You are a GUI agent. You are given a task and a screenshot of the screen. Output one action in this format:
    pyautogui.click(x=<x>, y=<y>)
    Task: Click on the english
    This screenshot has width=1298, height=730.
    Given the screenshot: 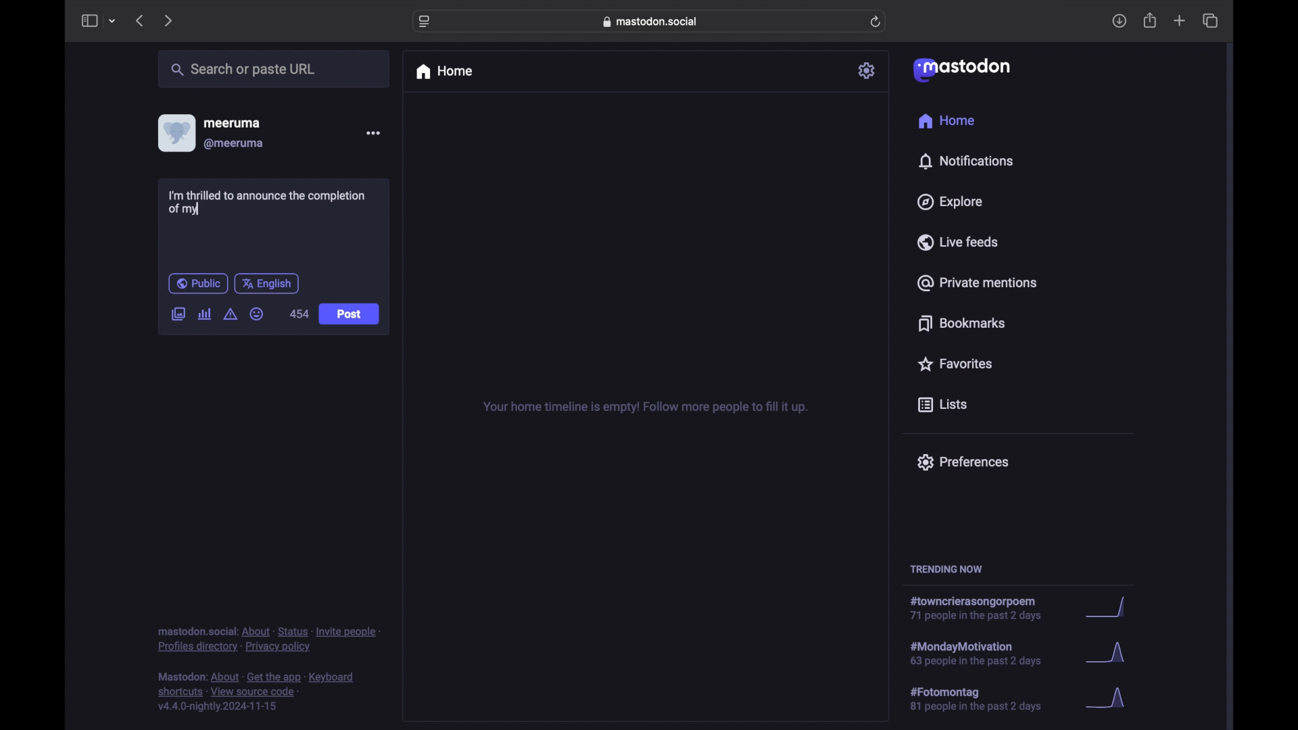 What is the action you would take?
    pyautogui.click(x=266, y=285)
    